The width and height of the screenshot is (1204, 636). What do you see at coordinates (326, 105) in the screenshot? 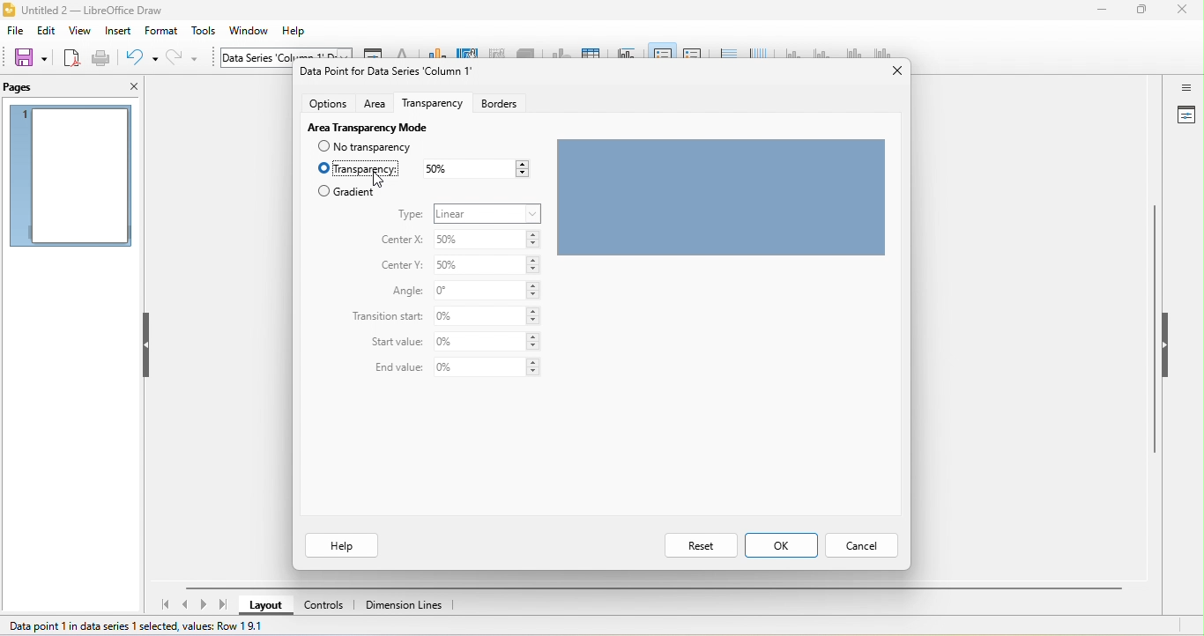
I see `options` at bounding box center [326, 105].